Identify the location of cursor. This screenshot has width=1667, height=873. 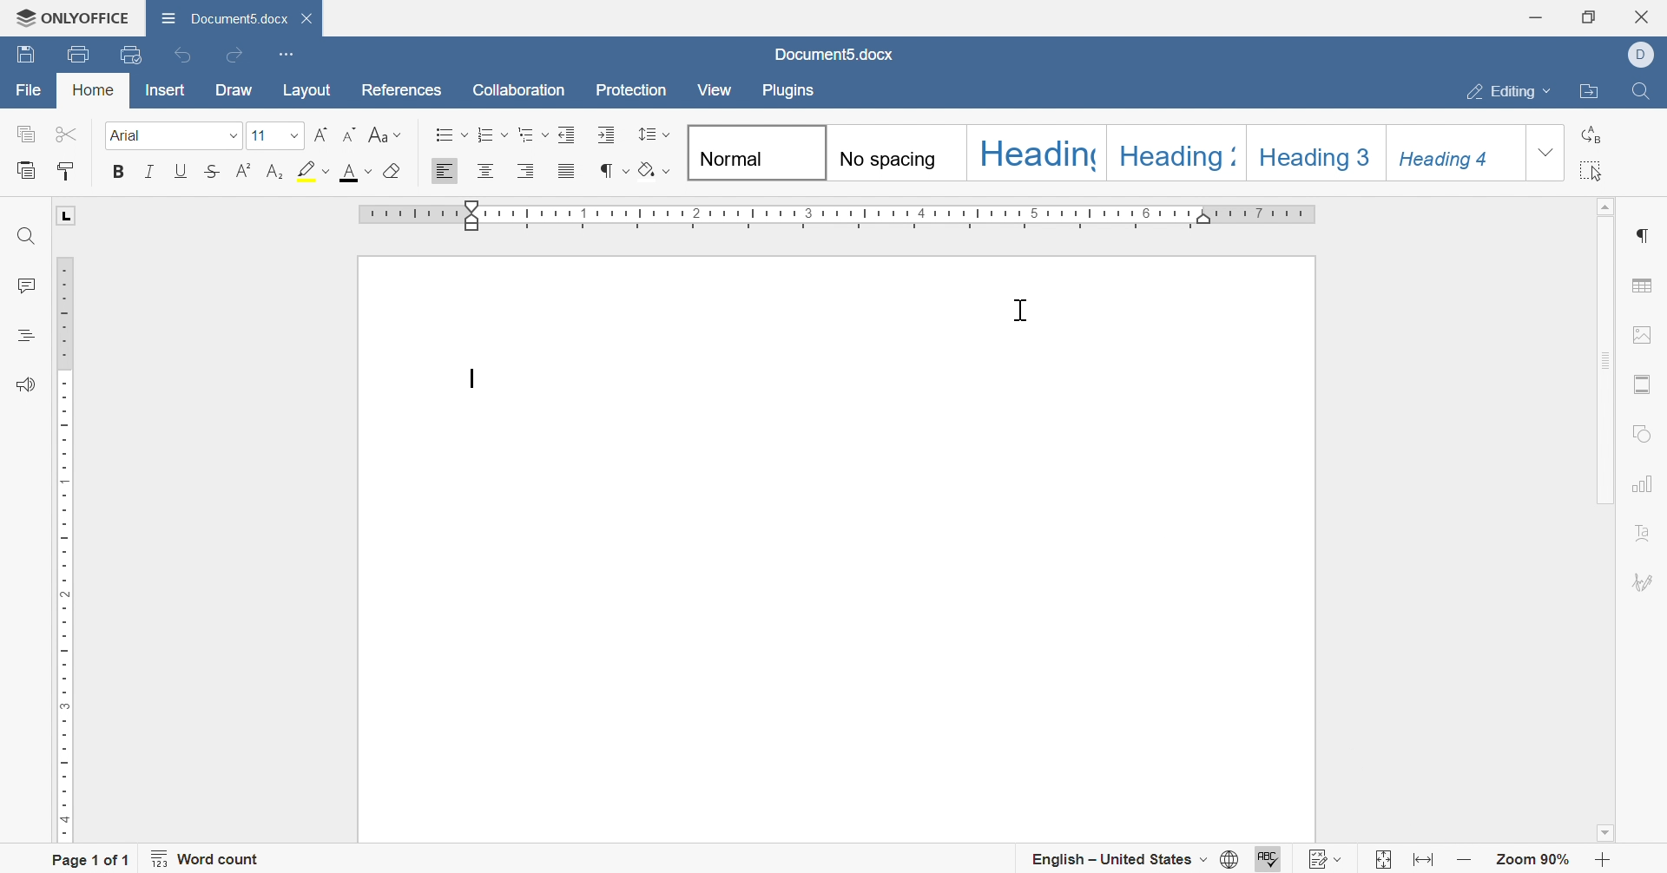
(1022, 309).